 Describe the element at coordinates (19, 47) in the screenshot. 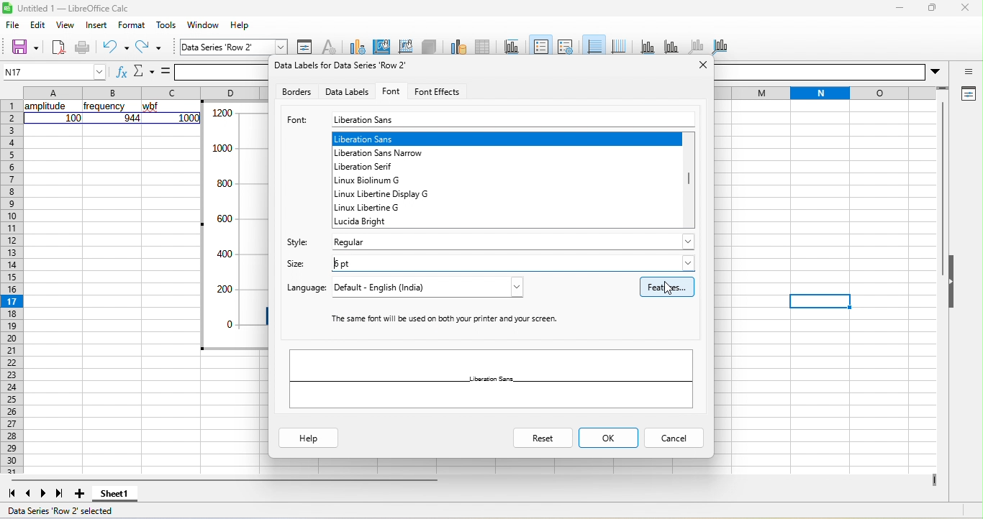

I see `save` at that location.